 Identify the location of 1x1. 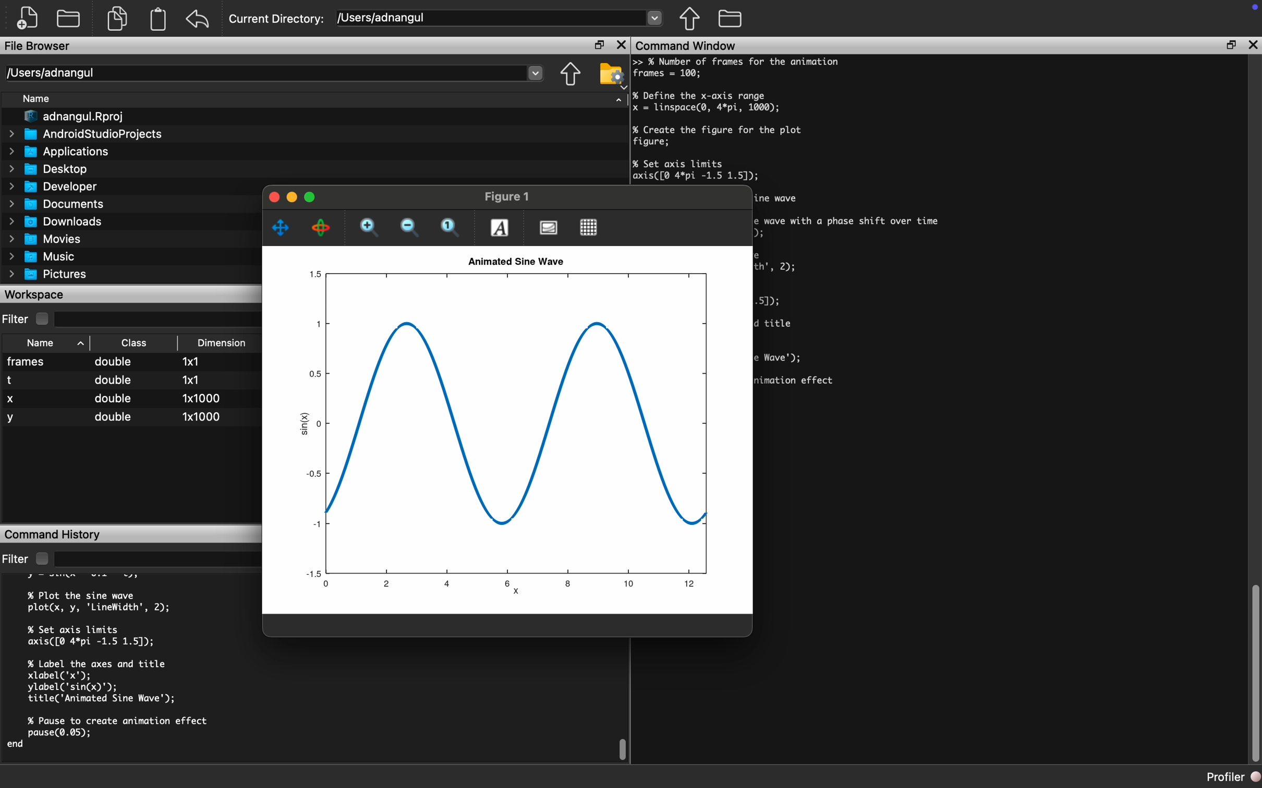
(191, 362).